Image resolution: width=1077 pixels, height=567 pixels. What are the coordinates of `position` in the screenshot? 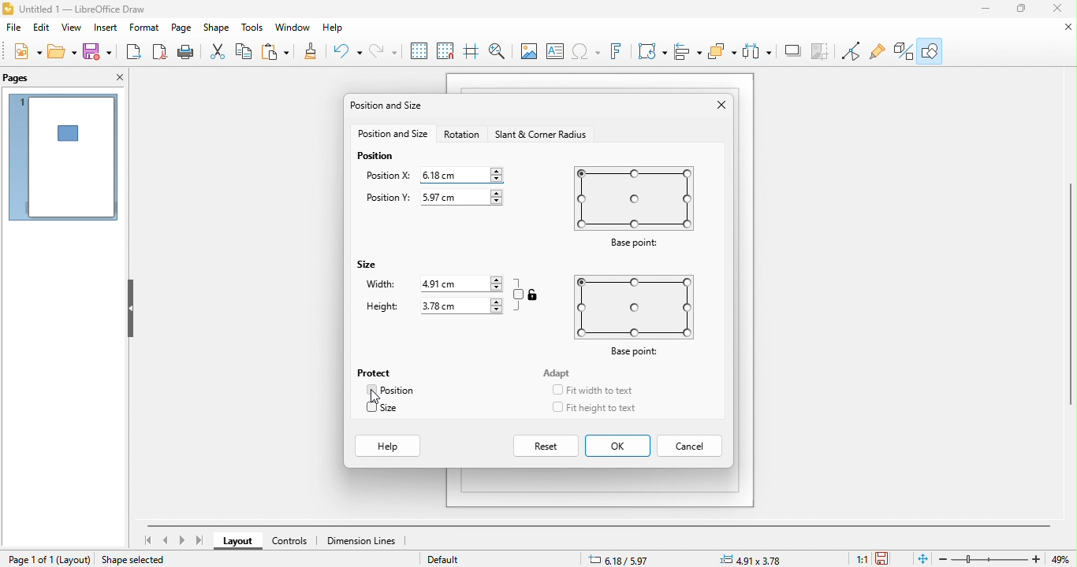 It's located at (398, 391).